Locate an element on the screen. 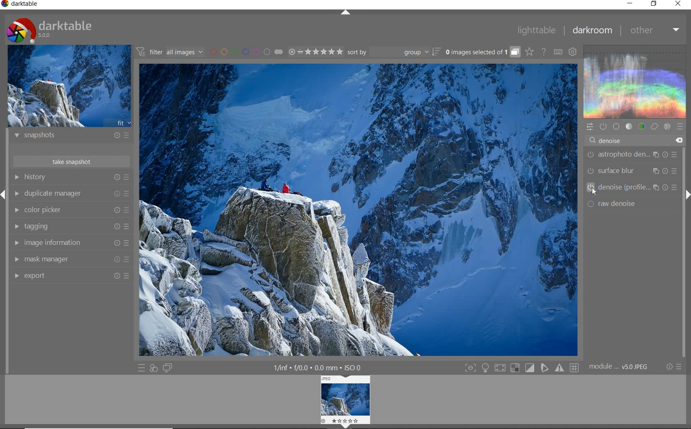  Darktable is located at coordinates (21, 5).